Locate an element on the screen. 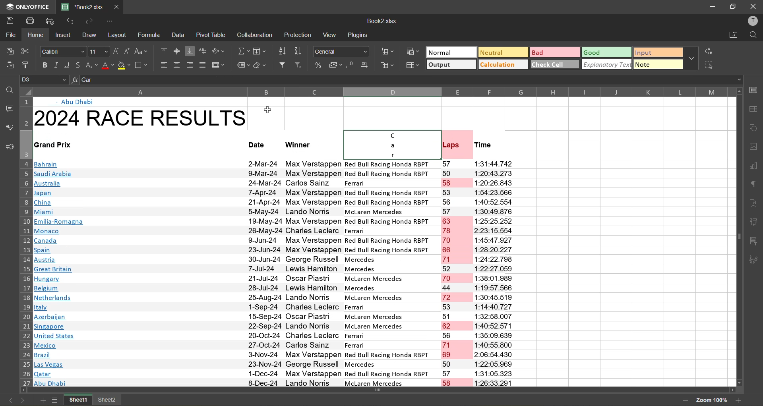  undo is located at coordinates (72, 20).